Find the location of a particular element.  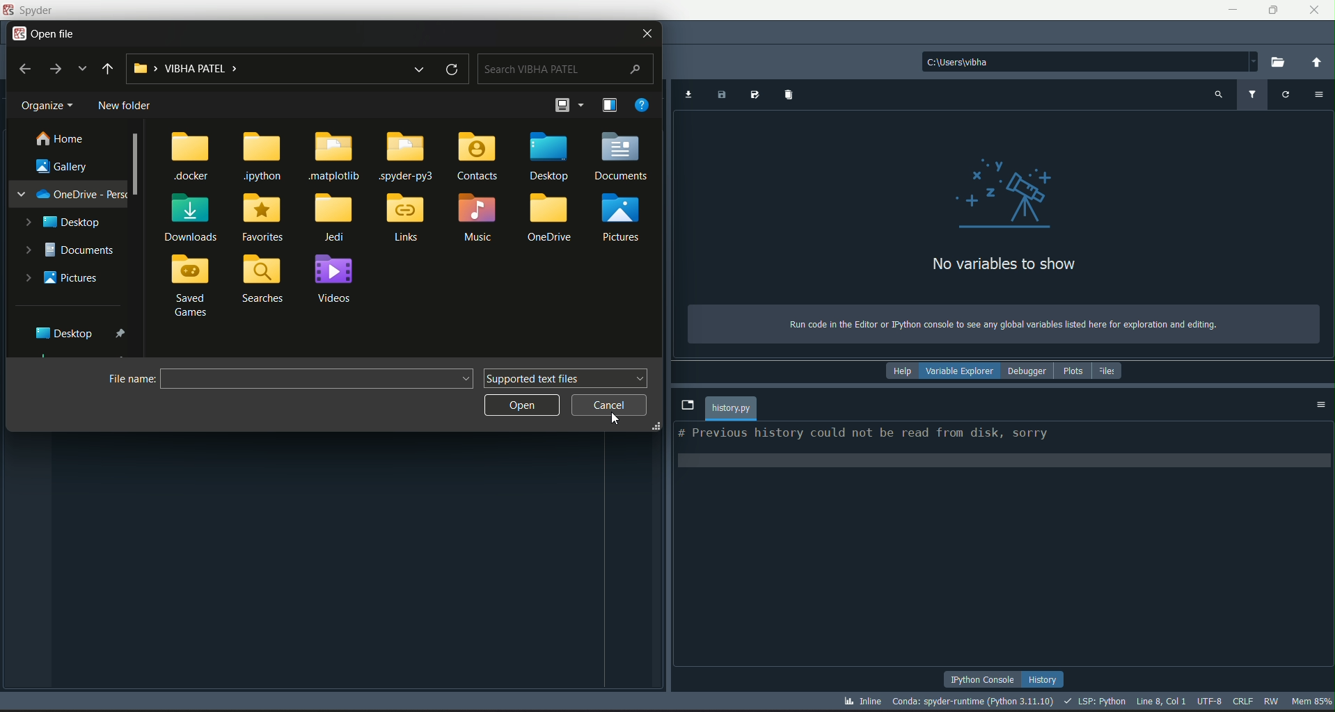

.spyder-py3 is located at coordinates (409, 156).